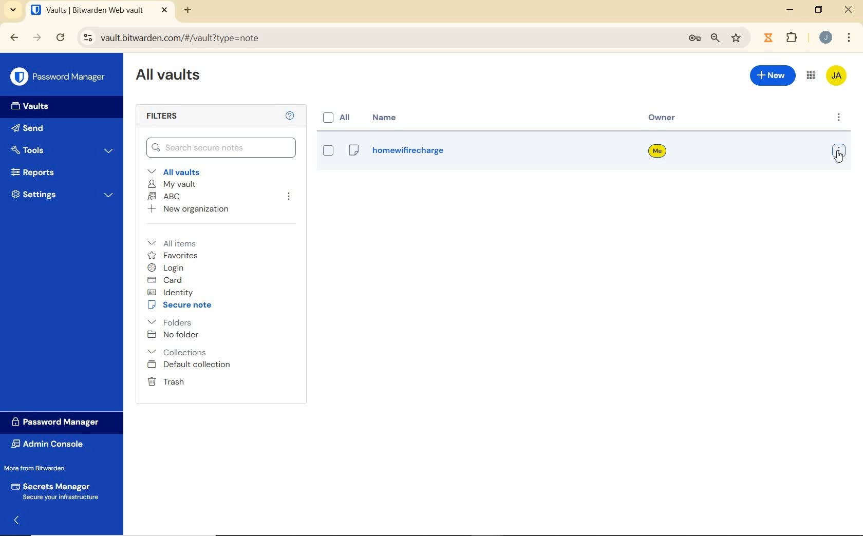  Describe the element at coordinates (221, 148) in the screenshot. I see `Search Vault` at that location.